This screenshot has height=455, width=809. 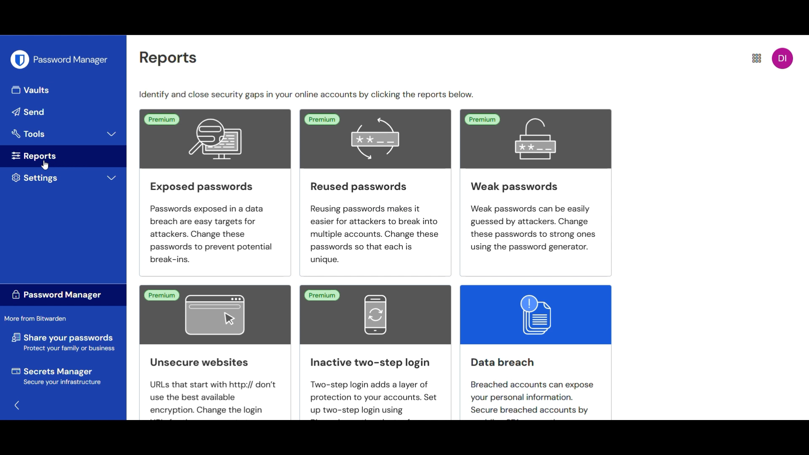 I want to click on share your password, so click(x=64, y=341).